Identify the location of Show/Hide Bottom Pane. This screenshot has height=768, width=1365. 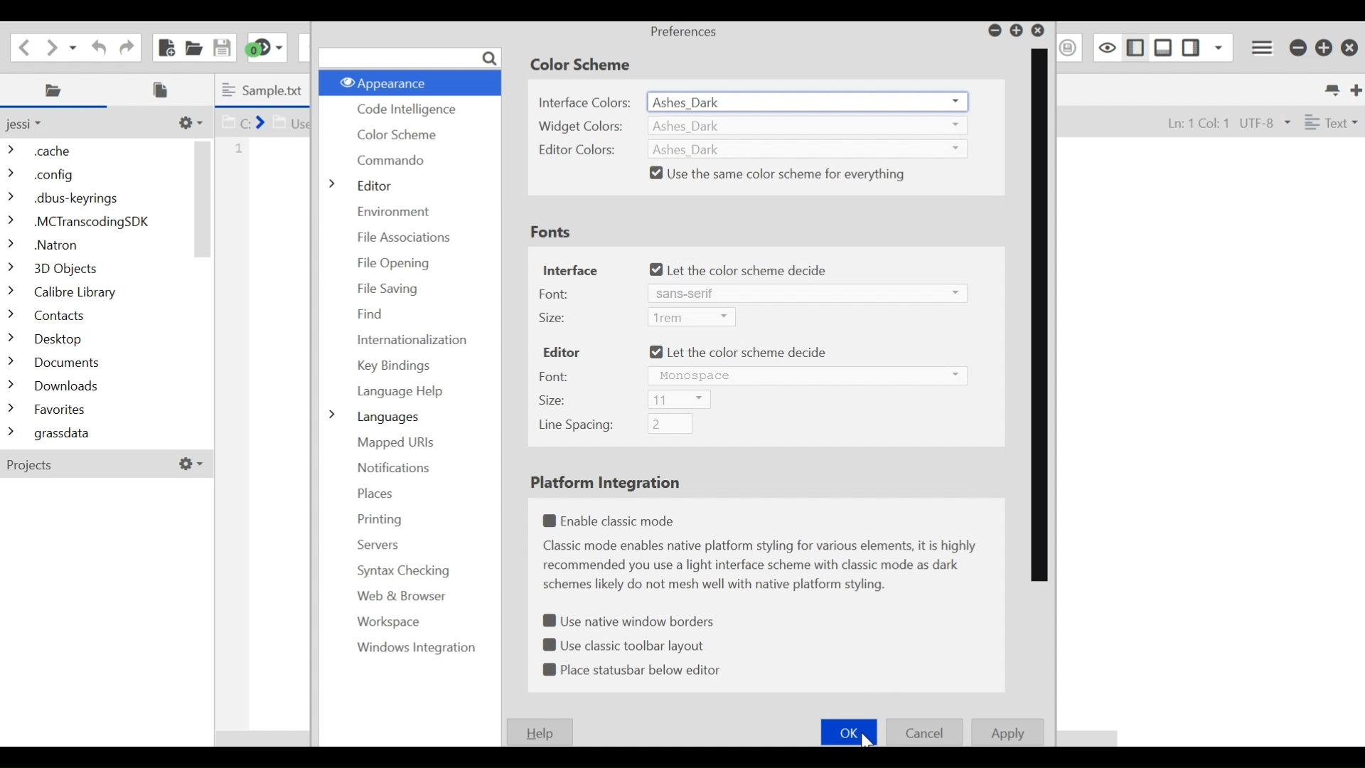
(1164, 47).